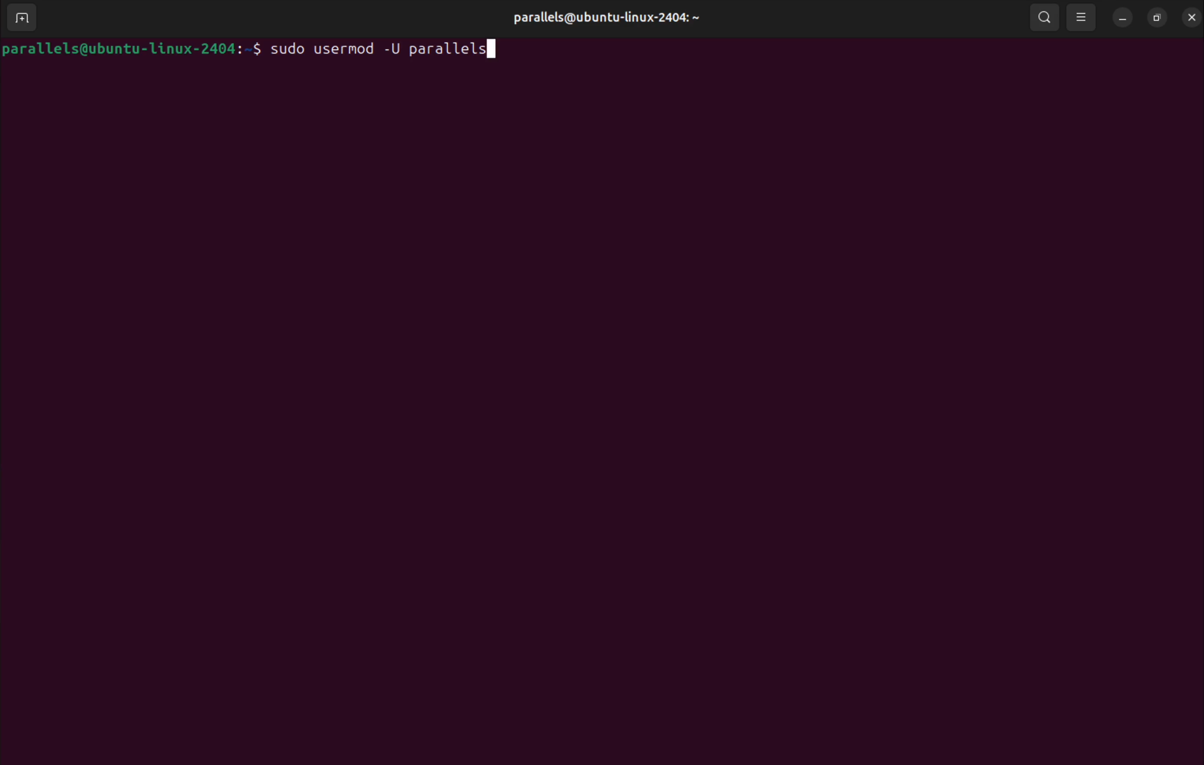  Describe the element at coordinates (134, 50) in the screenshot. I see `bash prompt` at that location.